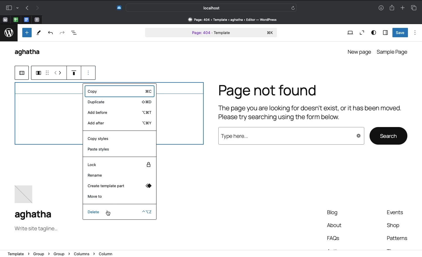  What do you see at coordinates (415, 7) in the screenshot?
I see `Tabs` at bounding box center [415, 7].